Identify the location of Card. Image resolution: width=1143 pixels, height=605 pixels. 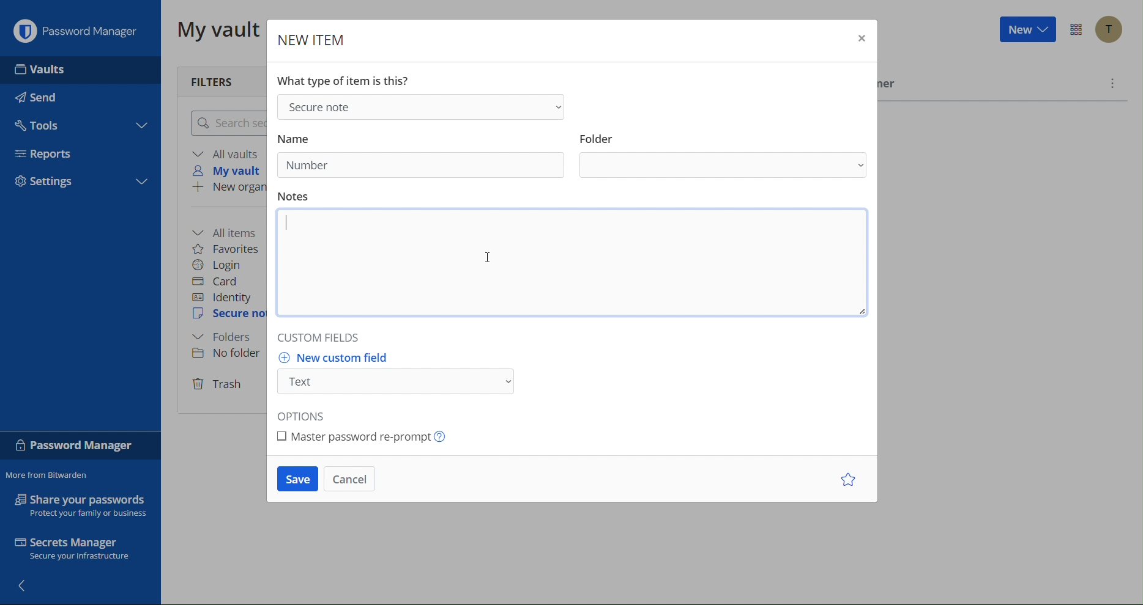
(222, 280).